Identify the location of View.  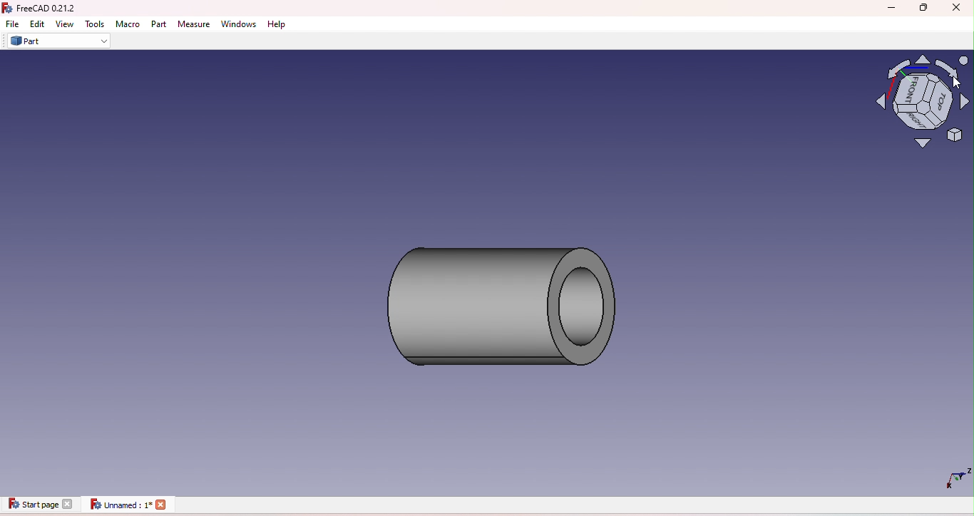
(66, 24).